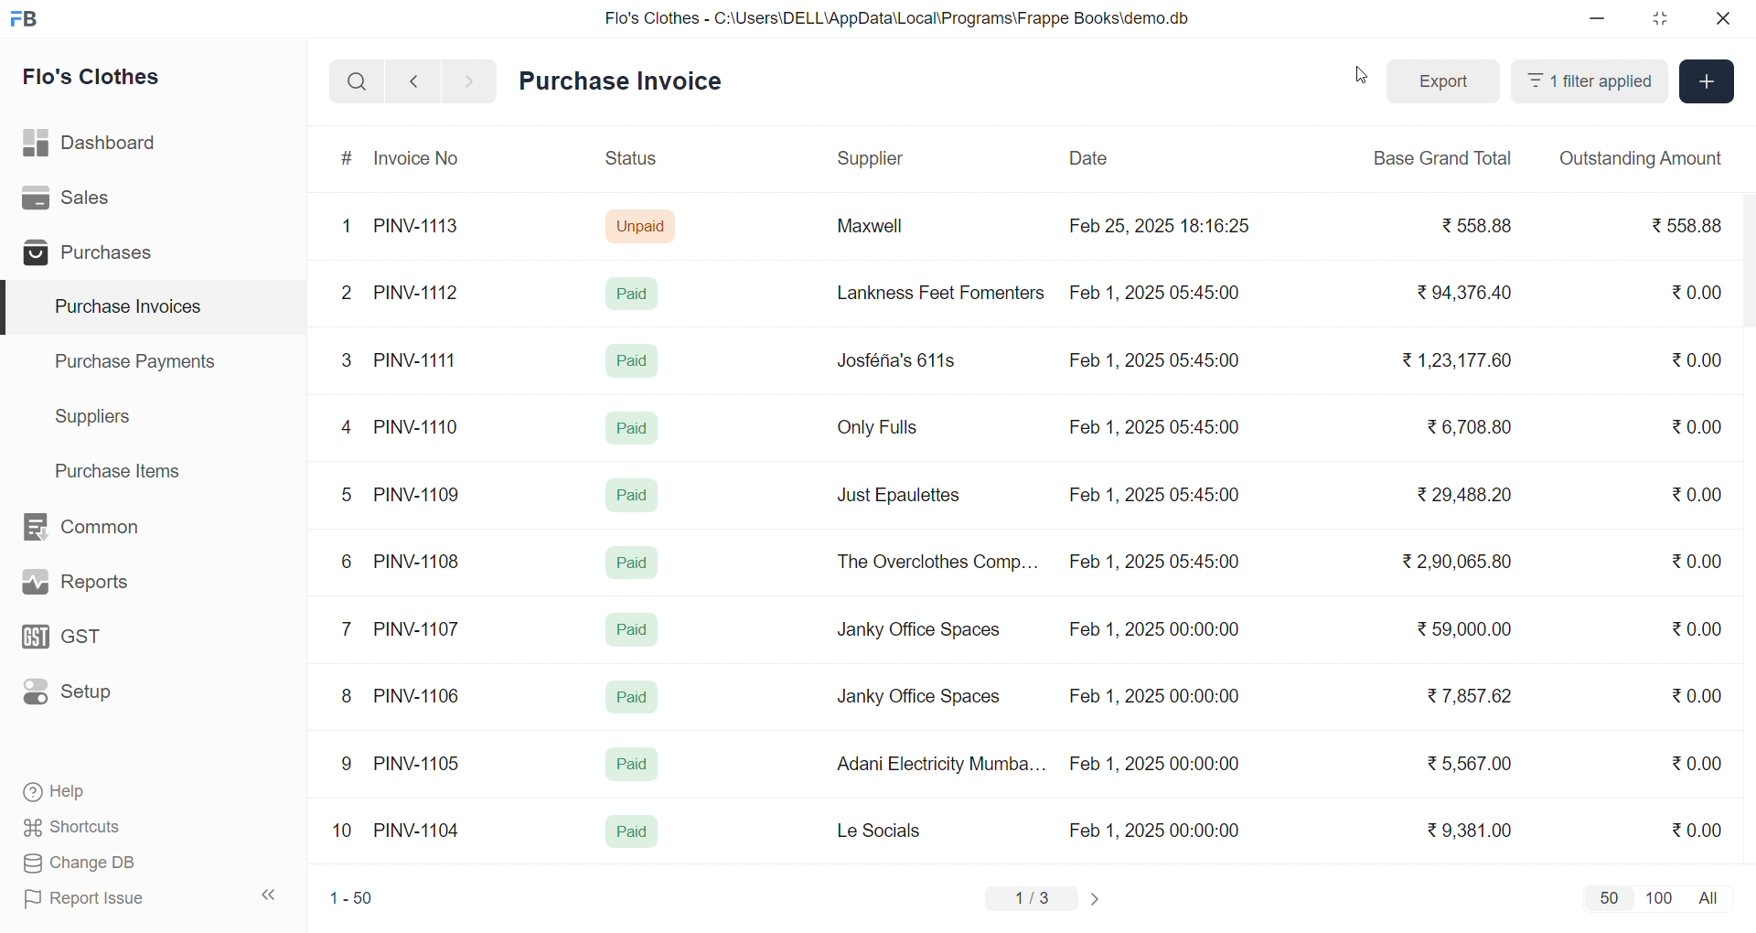 The image size is (1756, 933). What do you see at coordinates (124, 468) in the screenshot?
I see `Purchase Items` at bounding box center [124, 468].